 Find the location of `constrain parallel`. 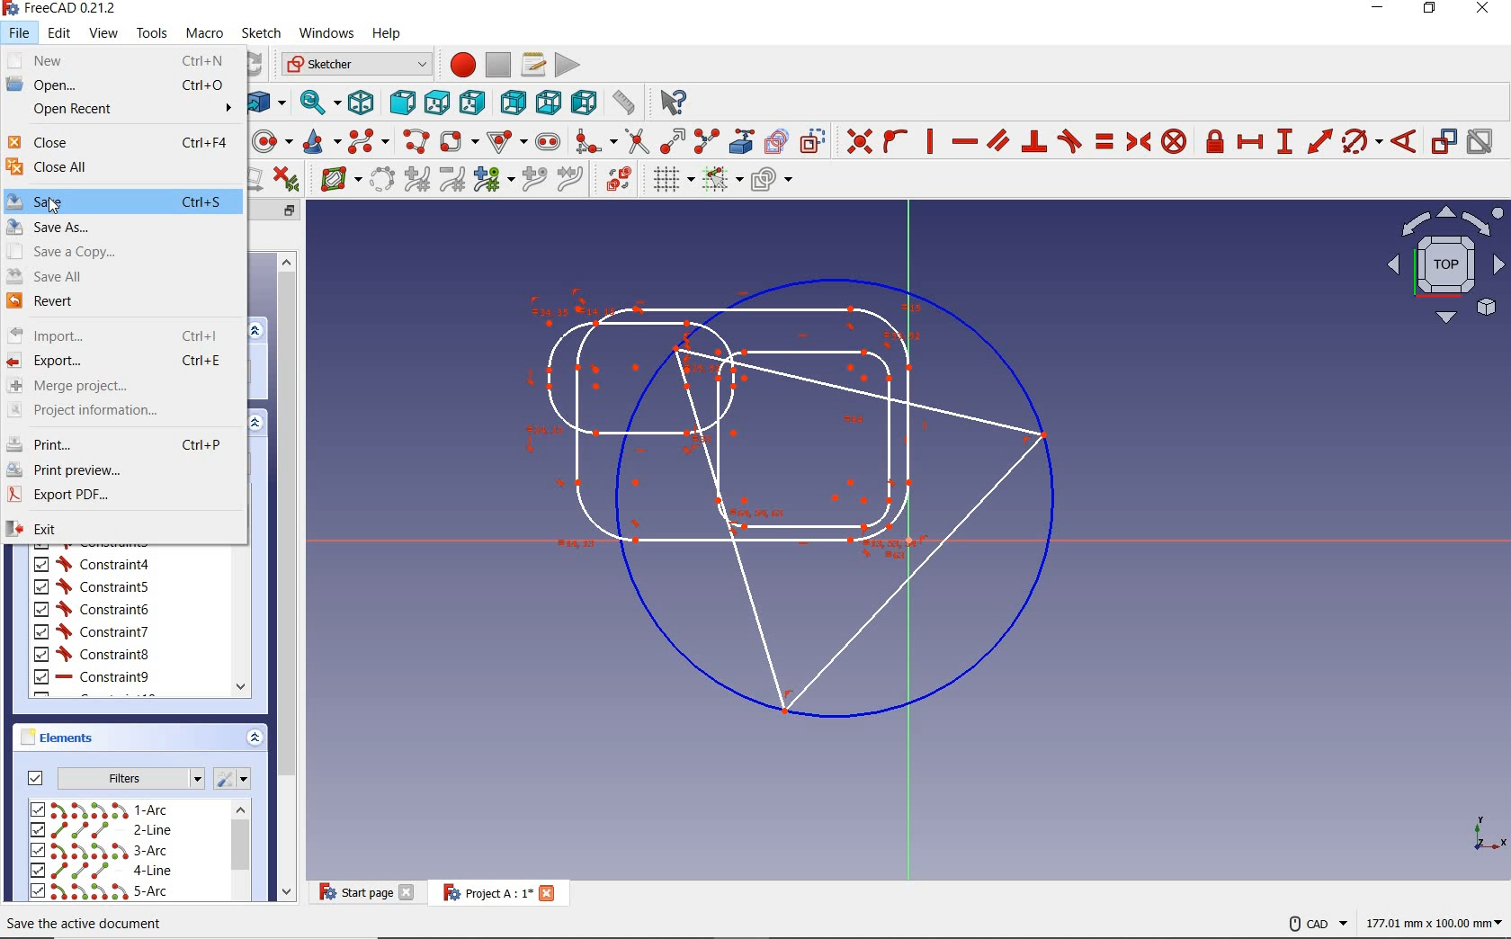

constrain parallel is located at coordinates (997, 141).